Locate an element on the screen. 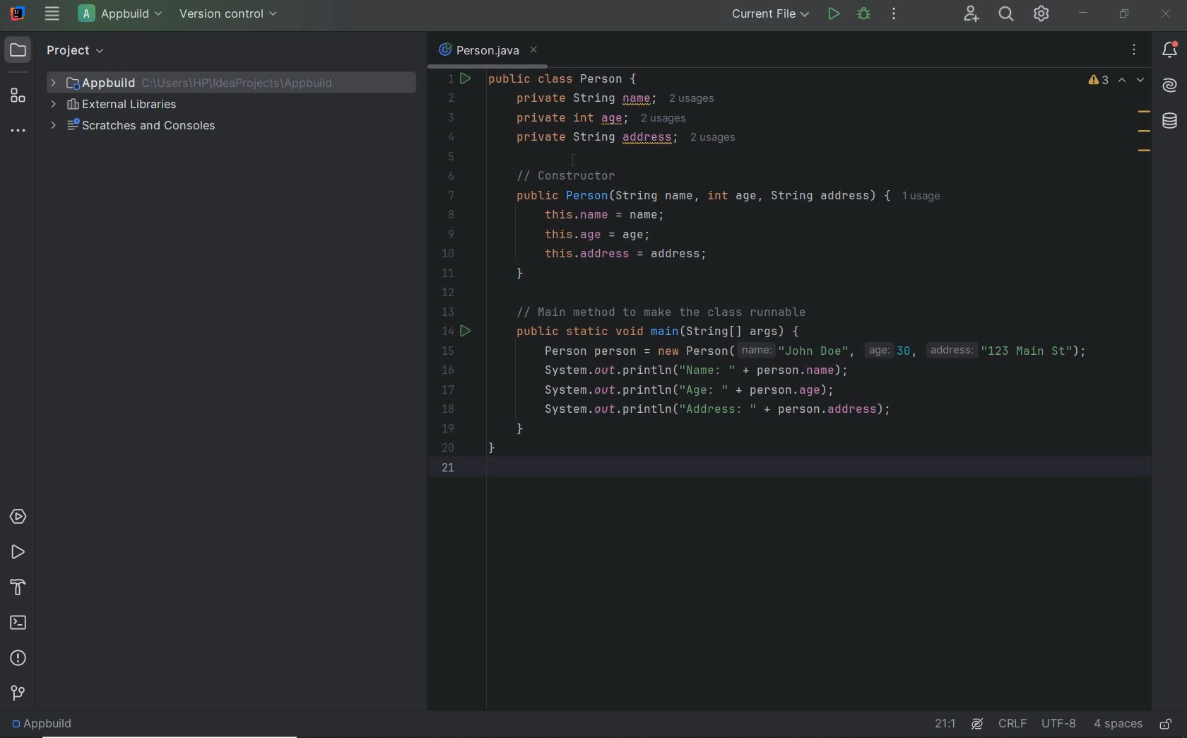 This screenshot has width=1187, height=738. more tool windows is located at coordinates (17, 132).